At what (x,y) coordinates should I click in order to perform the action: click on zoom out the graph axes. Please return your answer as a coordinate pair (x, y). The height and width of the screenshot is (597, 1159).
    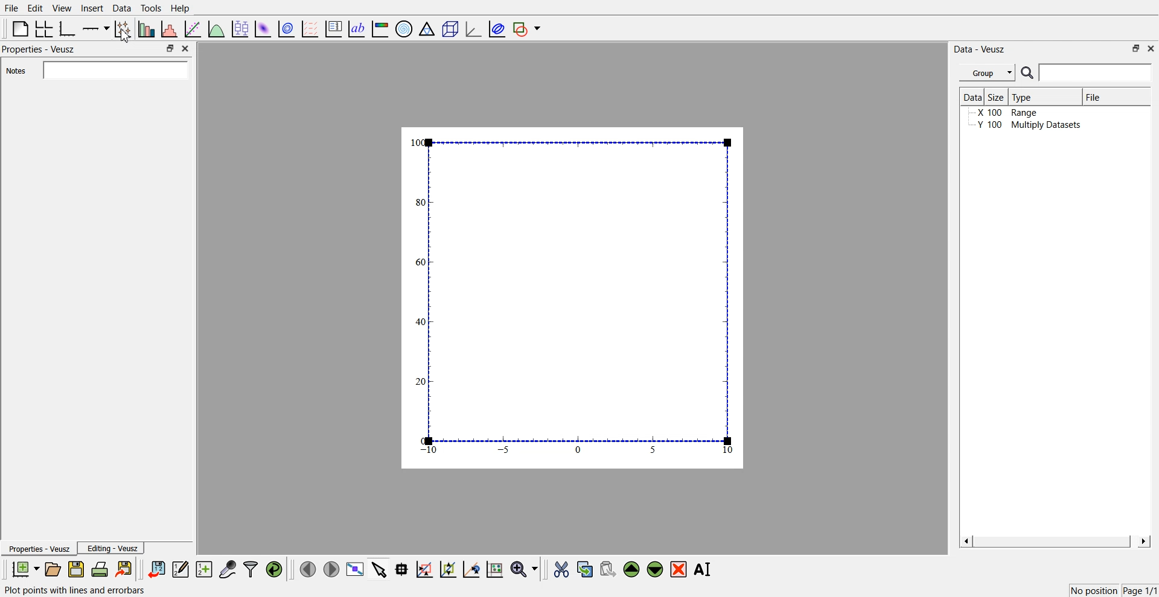
    Looking at the image, I should click on (447, 569).